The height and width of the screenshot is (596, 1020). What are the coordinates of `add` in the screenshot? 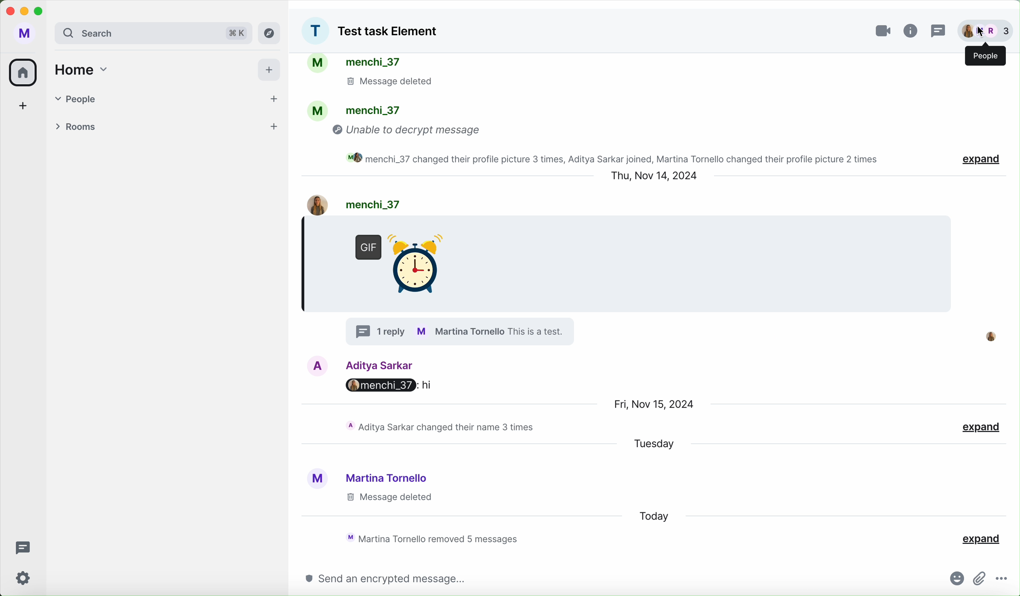 It's located at (273, 128).